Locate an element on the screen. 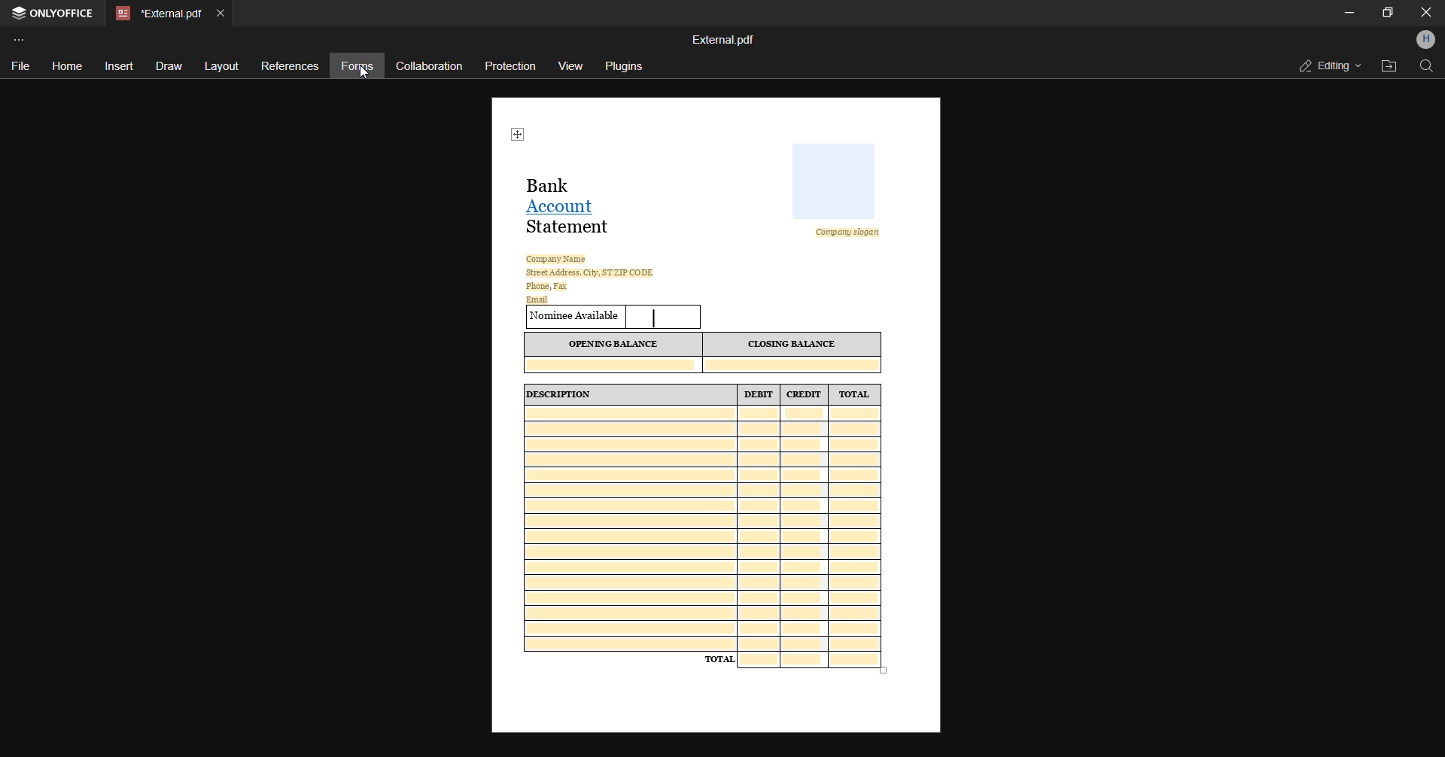 The width and height of the screenshot is (1445, 757). open file location is located at coordinates (1389, 65).